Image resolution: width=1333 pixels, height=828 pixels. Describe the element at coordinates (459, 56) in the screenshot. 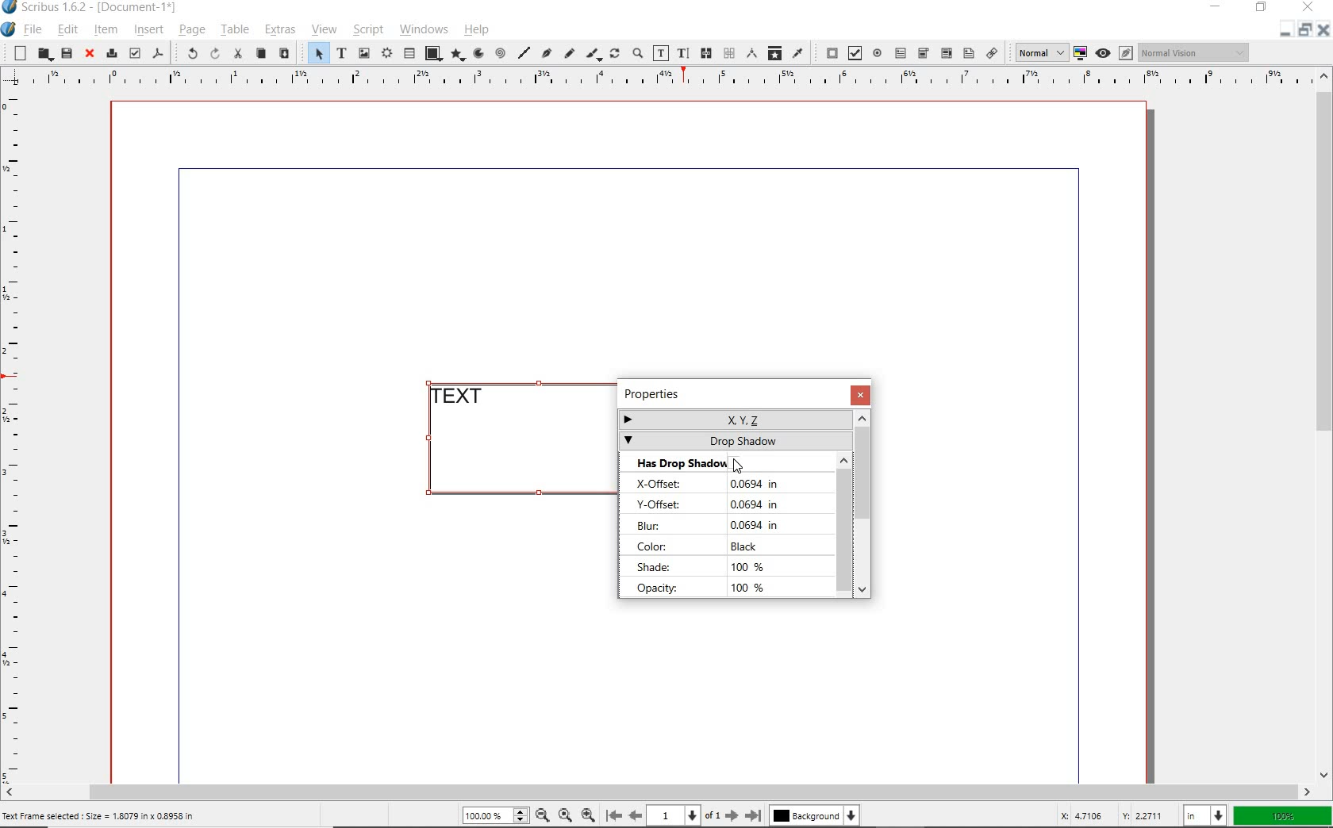

I see `polygon` at that location.